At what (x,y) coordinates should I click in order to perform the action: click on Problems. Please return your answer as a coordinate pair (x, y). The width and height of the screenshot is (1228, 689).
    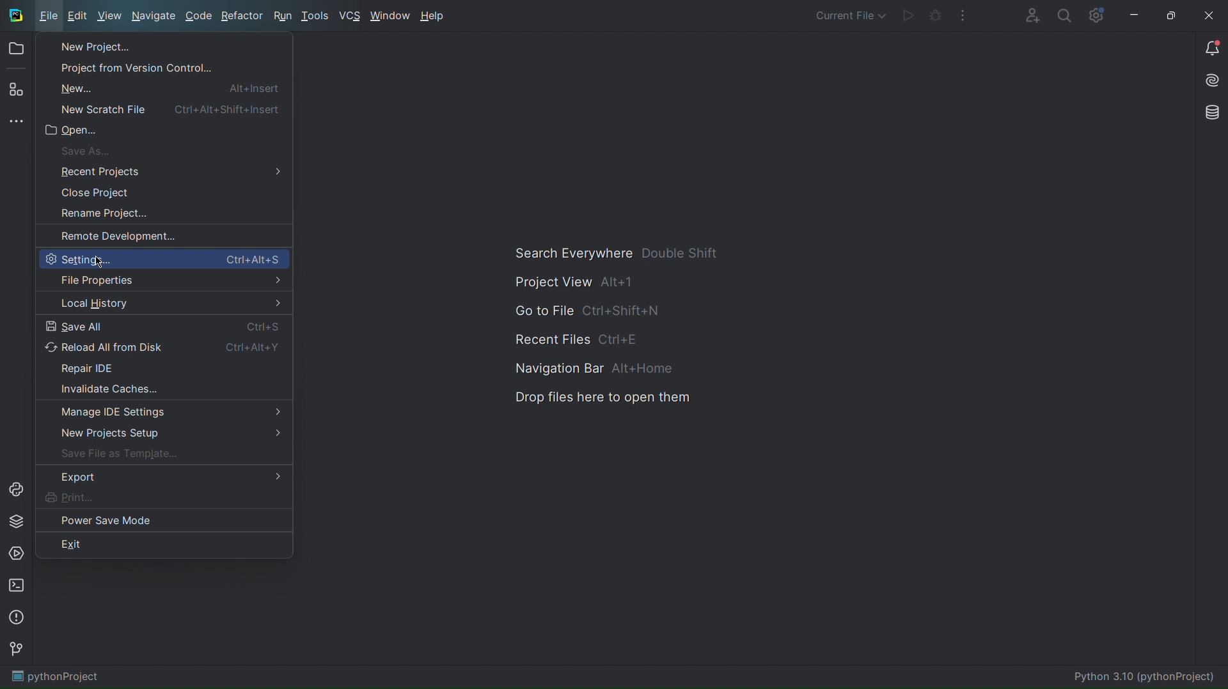
    Looking at the image, I should click on (18, 619).